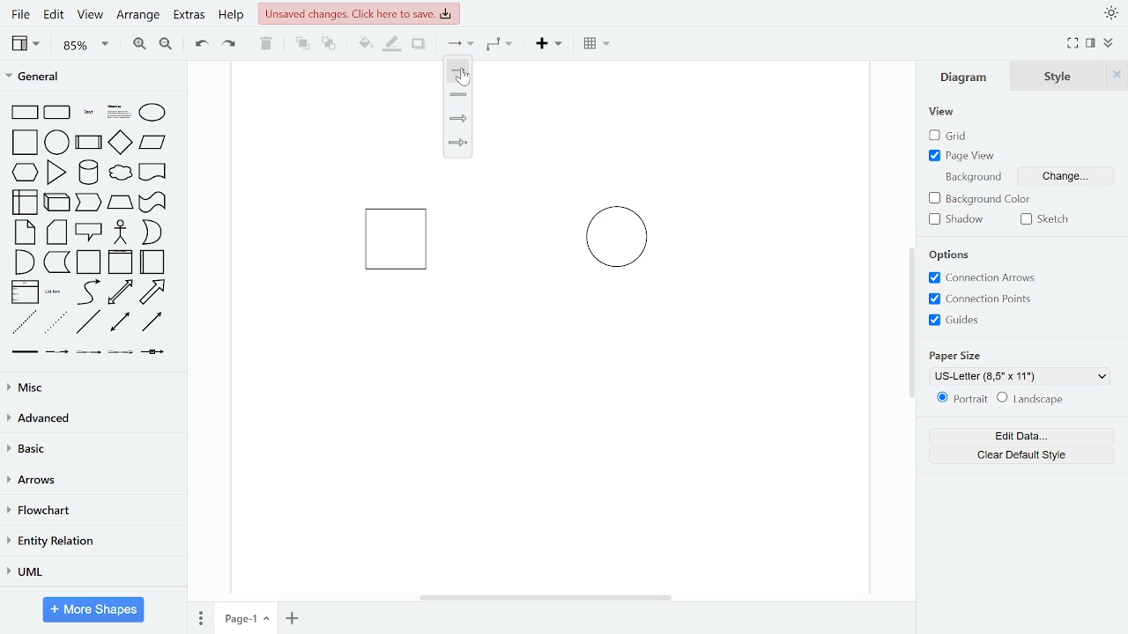 This screenshot has height=634, width=1128. I want to click on curve, so click(89, 291).